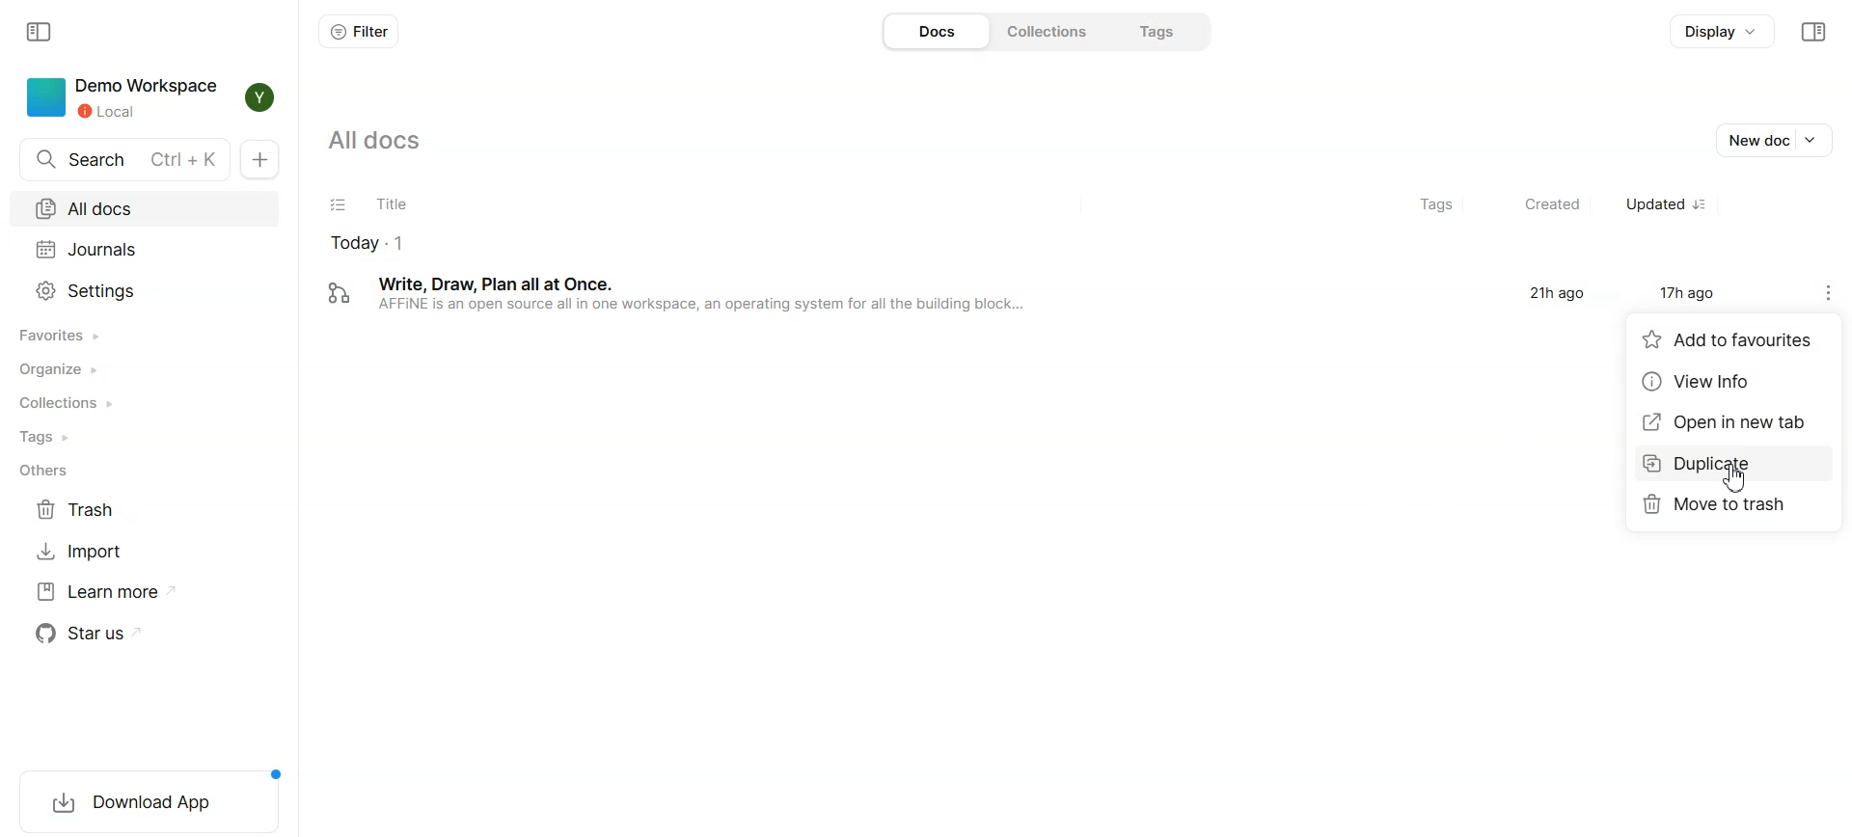 This screenshot has width=1852, height=837. Describe the element at coordinates (1734, 381) in the screenshot. I see `View Info` at that location.